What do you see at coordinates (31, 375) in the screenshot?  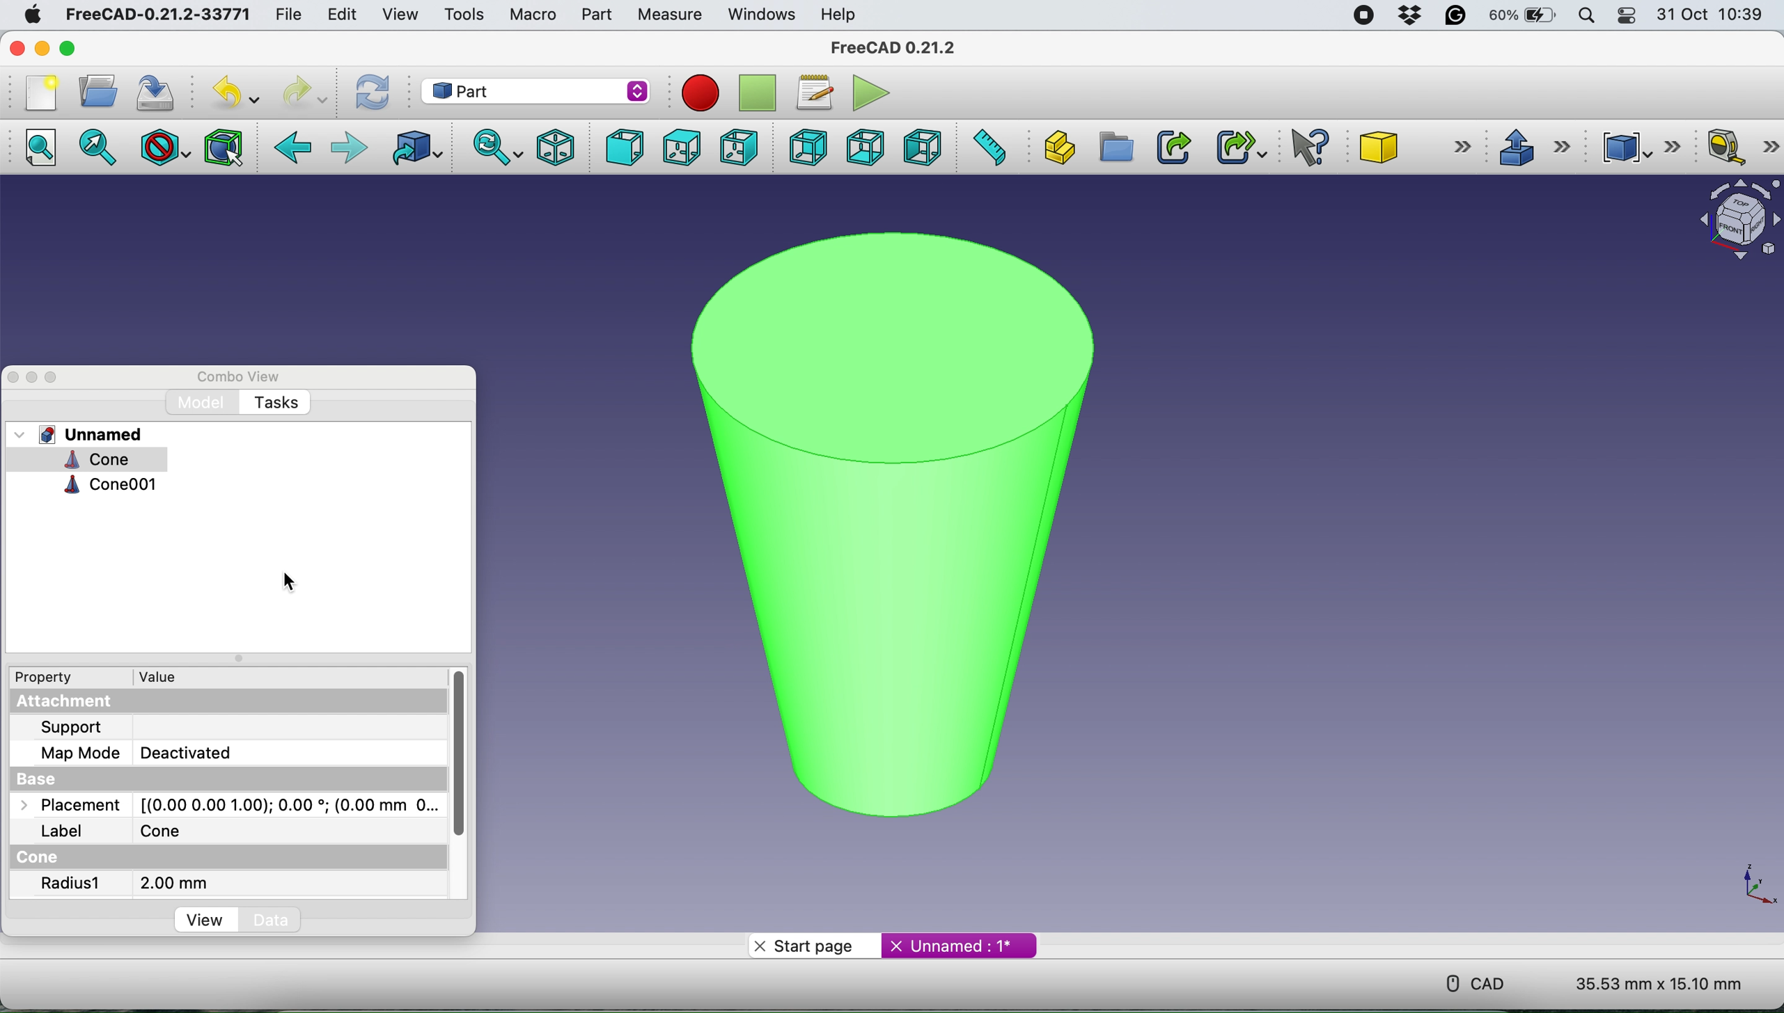 I see `minimise` at bounding box center [31, 375].